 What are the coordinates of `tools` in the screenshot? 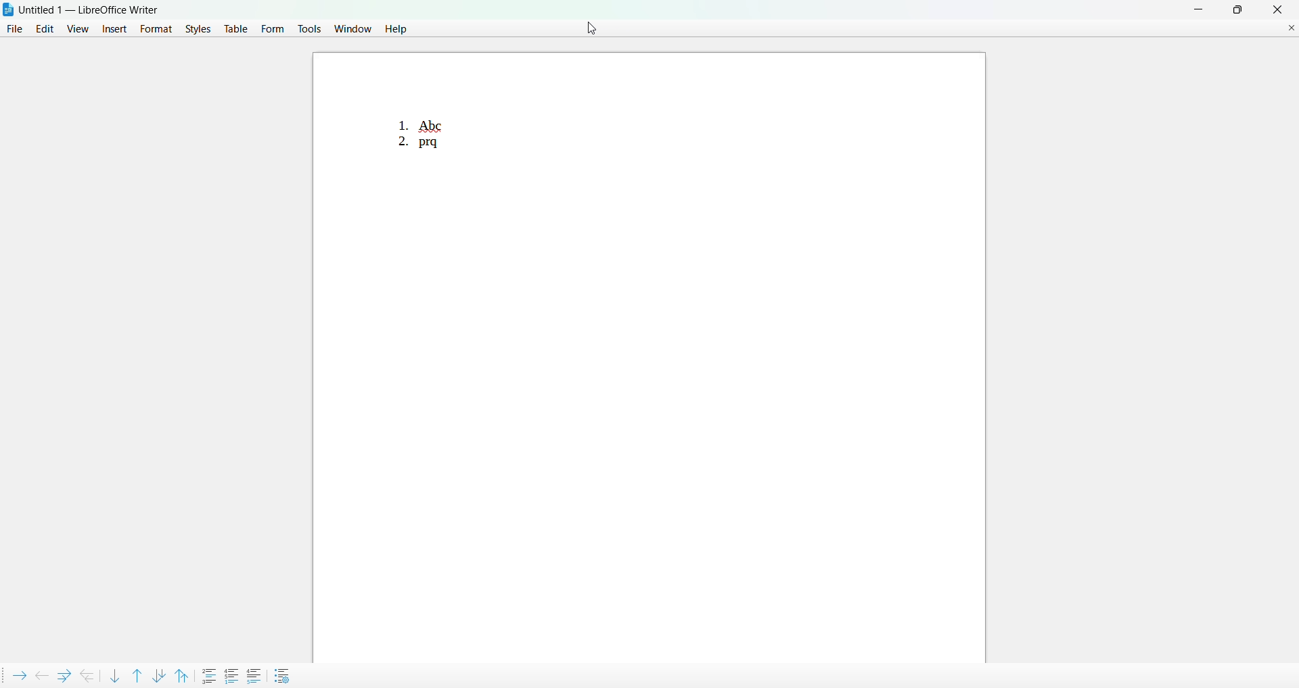 It's located at (309, 28).